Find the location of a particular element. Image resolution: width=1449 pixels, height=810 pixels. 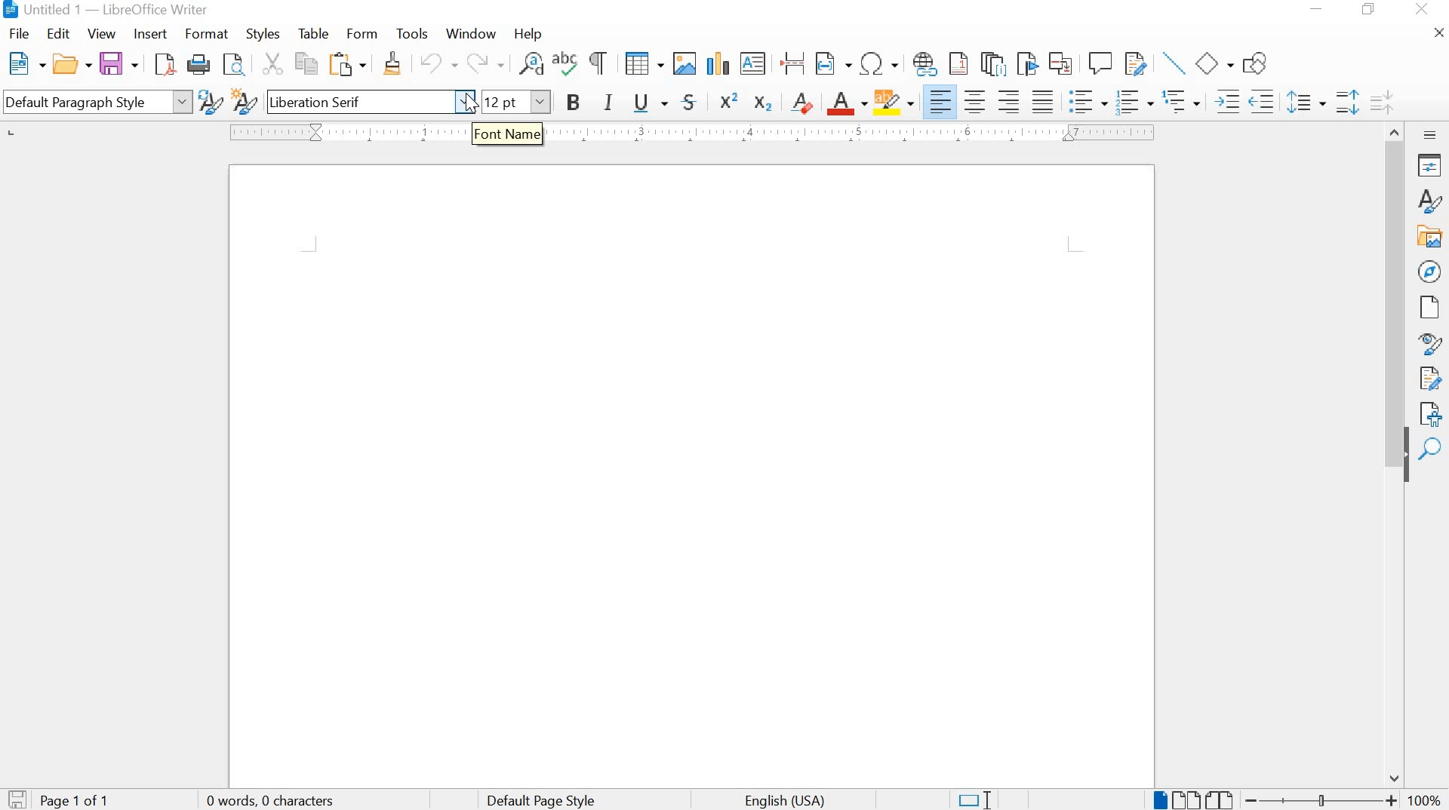

BOLD is located at coordinates (574, 102).